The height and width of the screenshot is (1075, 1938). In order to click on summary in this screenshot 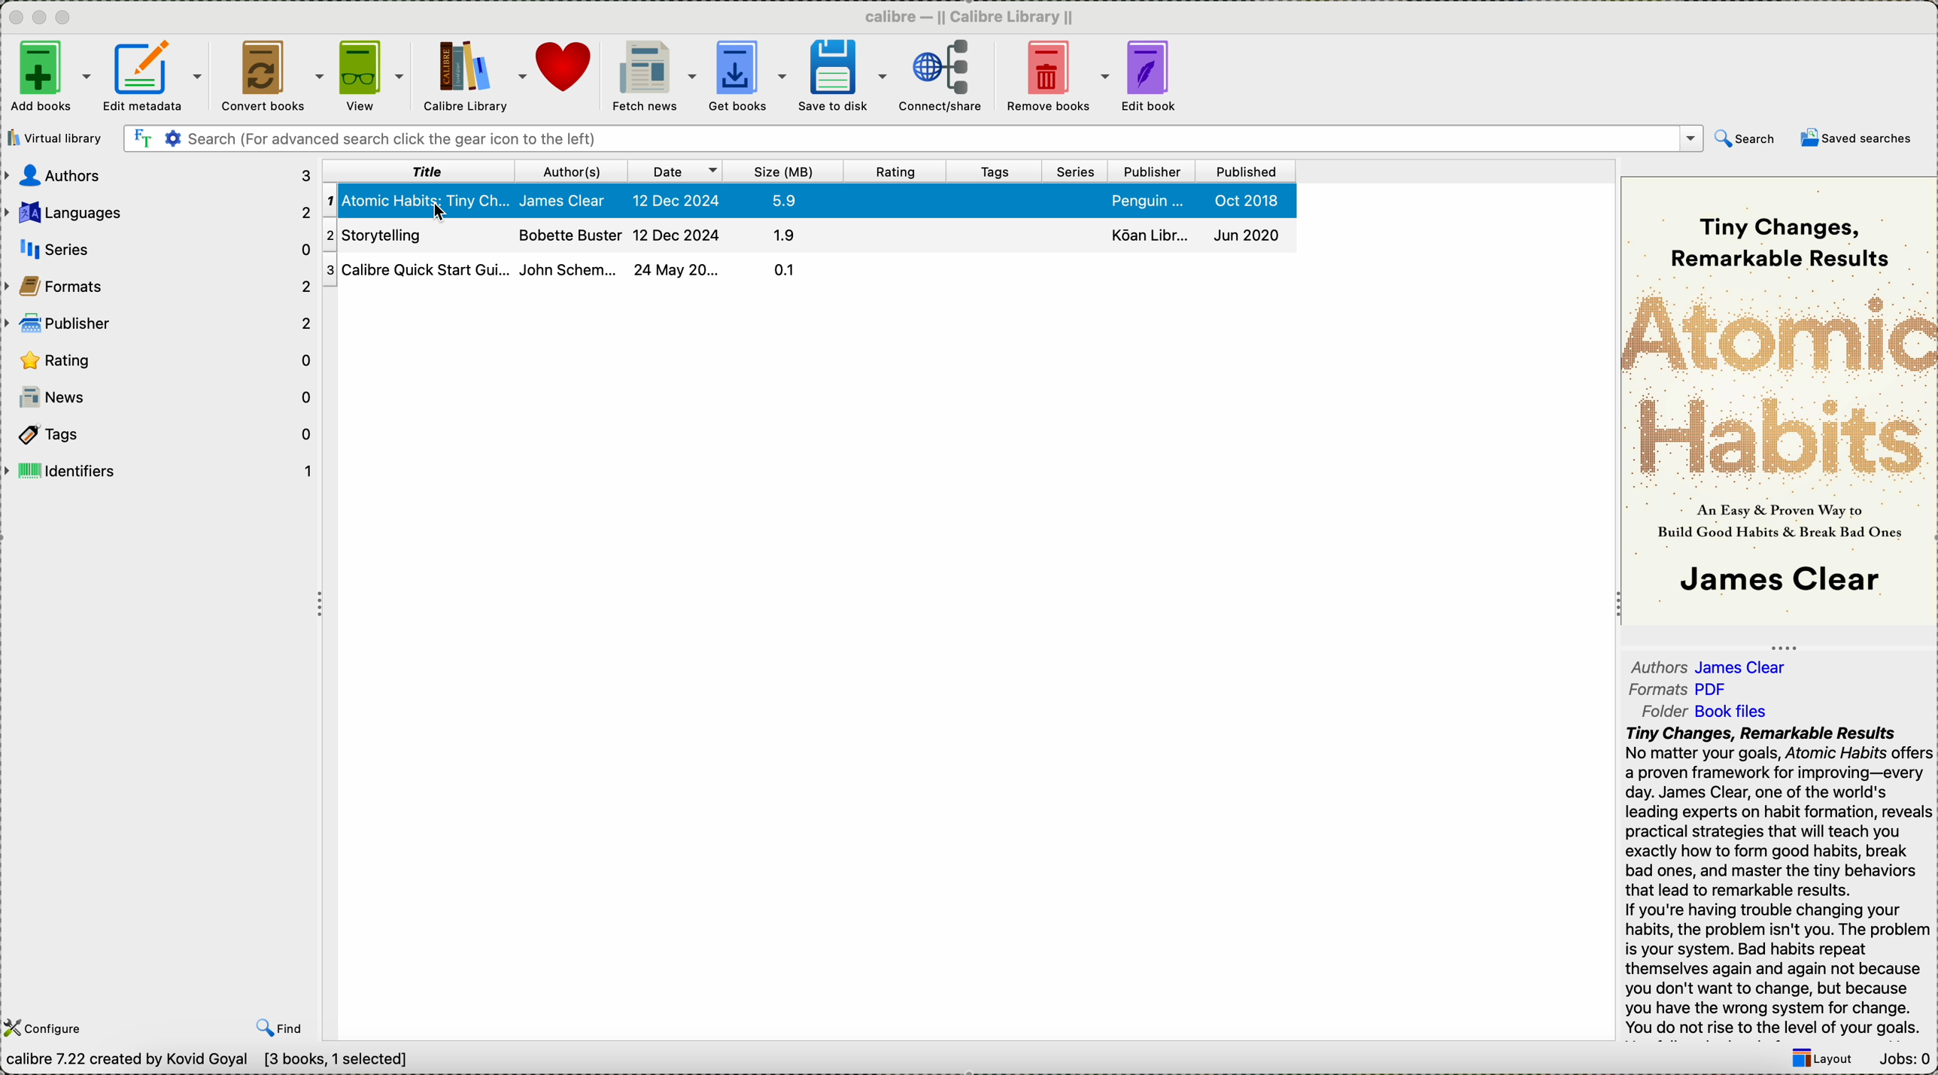, I will do `click(1778, 882)`.